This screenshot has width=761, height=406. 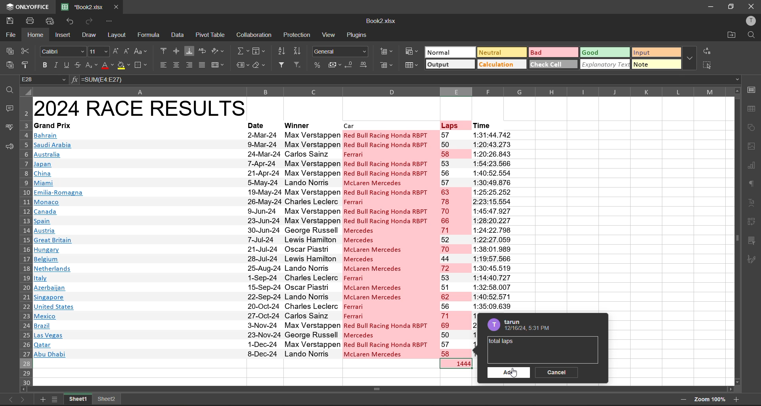 What do you see at coordinates (107, 65) in the screenshot?
I see `font color` at bounding box center [107, 65].